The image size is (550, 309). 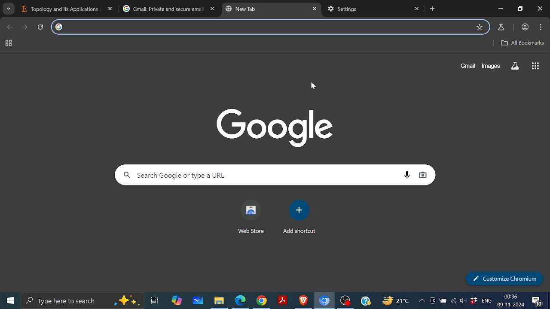 What do you see at coordinates (536, 66) in the screenshot?
I see `Apps` at bounding box center [536, 66].